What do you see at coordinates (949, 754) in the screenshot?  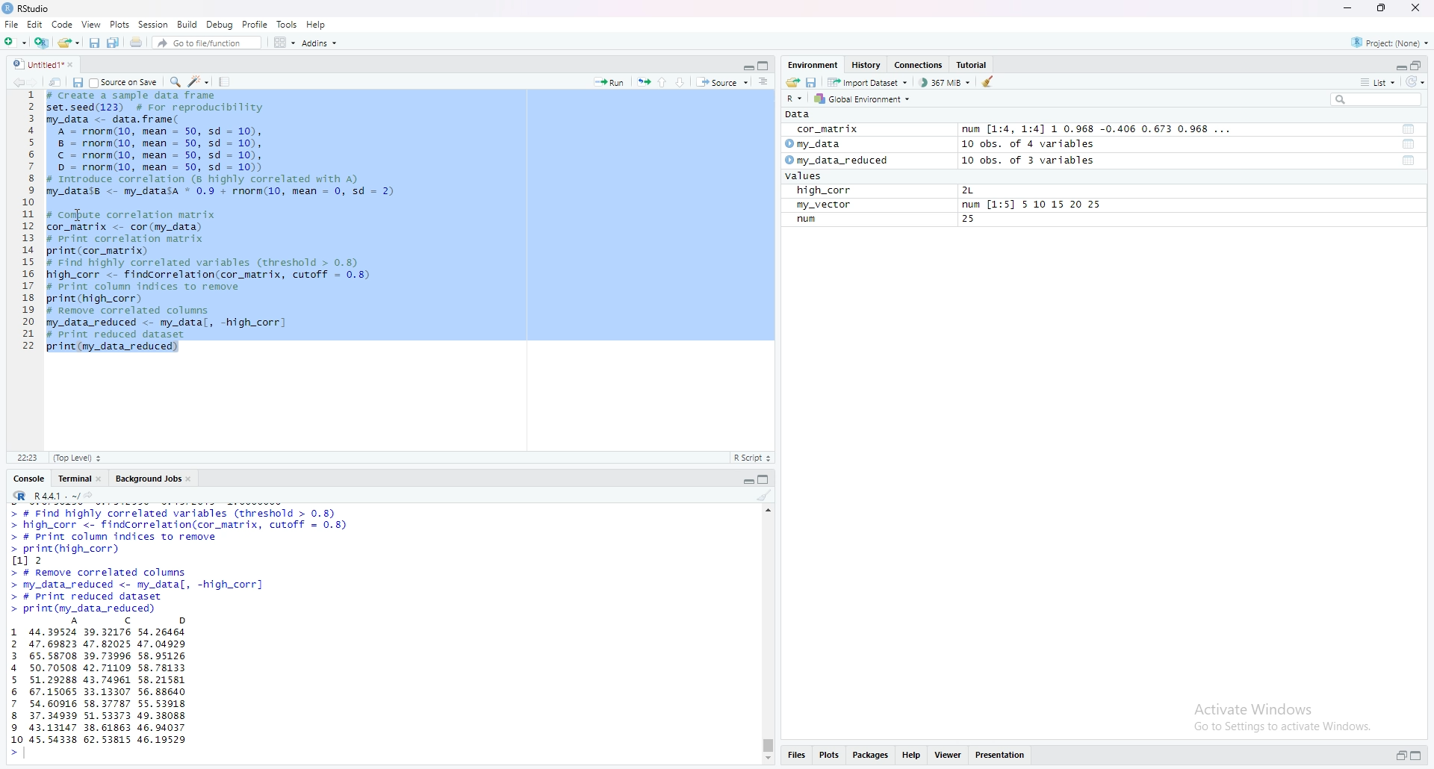 I see `Viewer` at bounding box center [949, 754].